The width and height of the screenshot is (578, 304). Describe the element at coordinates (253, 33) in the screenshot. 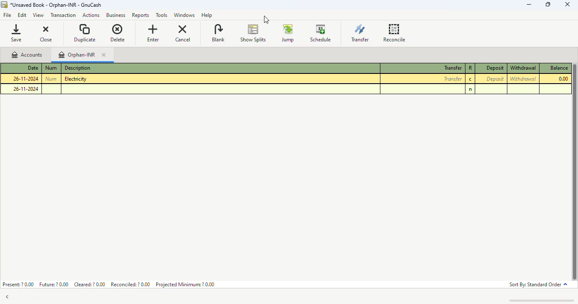

I see `show splits` at that location.